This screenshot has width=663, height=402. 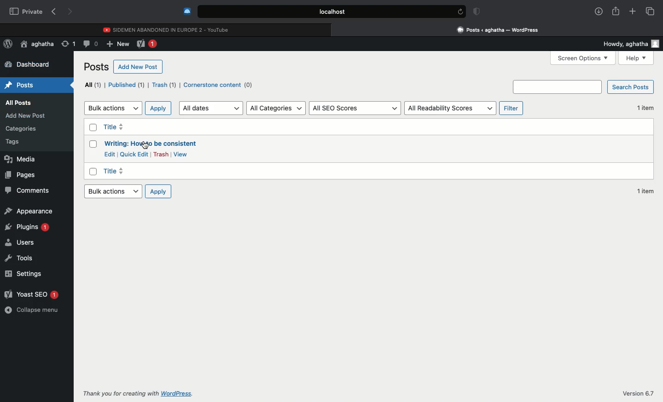 What do you see at coordinates (616, 10) in the screenshot?
I see `Share` at bounding box center [616, 10].